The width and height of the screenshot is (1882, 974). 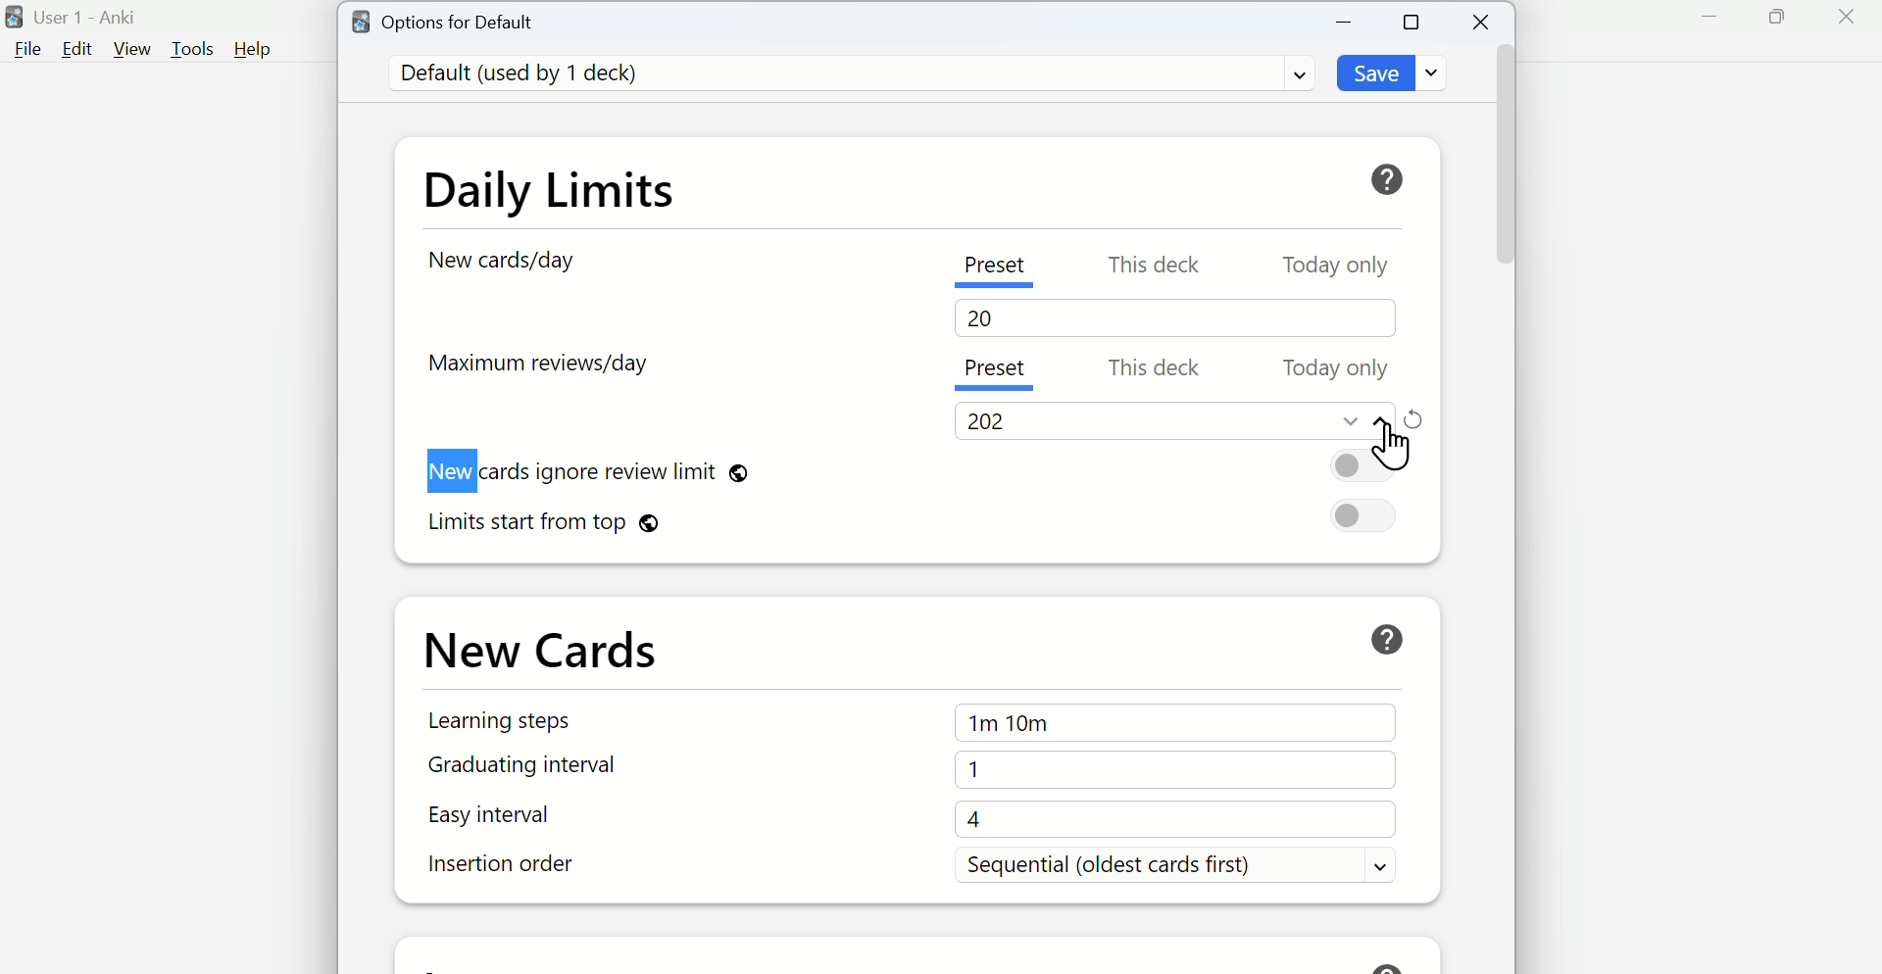 What do you see at coordinates (253, 49) in the screenshot?
I see `Help` at bounding box center [253, 49].